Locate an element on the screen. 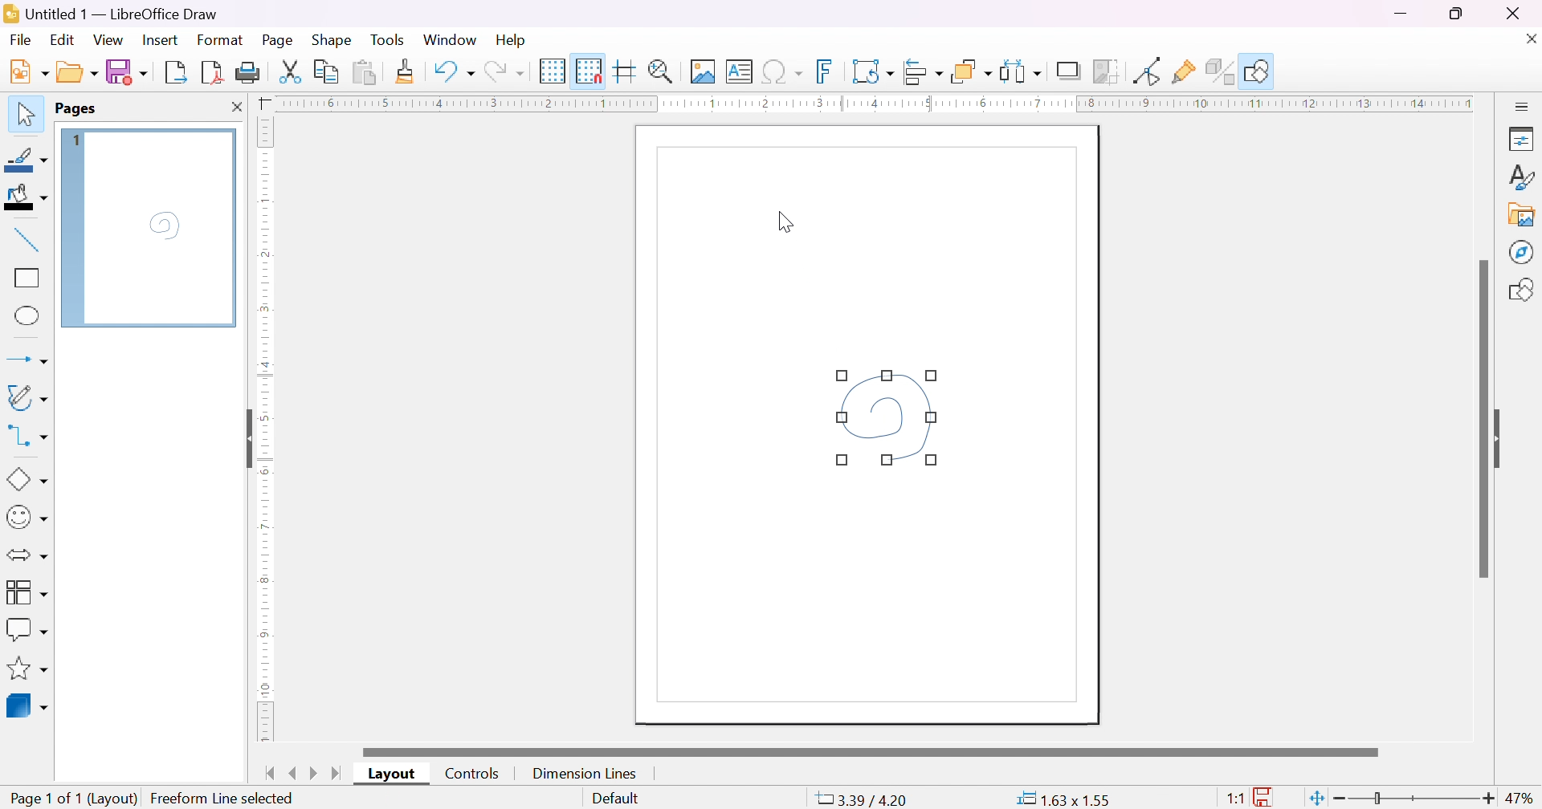 Image resolution: width=1542 pixels, height=809 pixels. scroll bar is located at coordinates (1482, 416).